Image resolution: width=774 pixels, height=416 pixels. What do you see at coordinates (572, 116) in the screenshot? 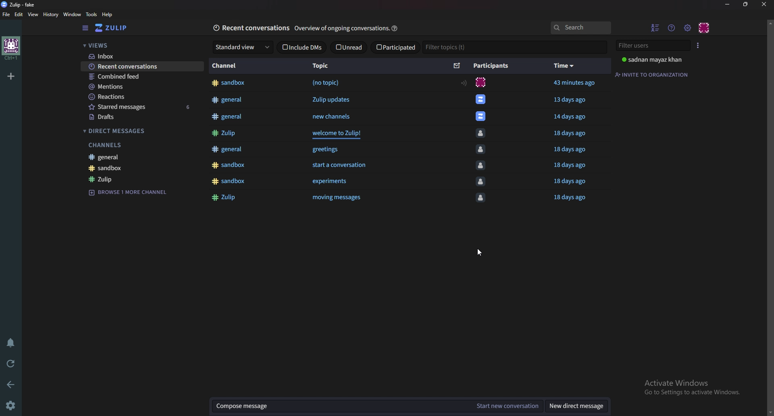
I see `14 days ago` at bounding box center [572, 116].